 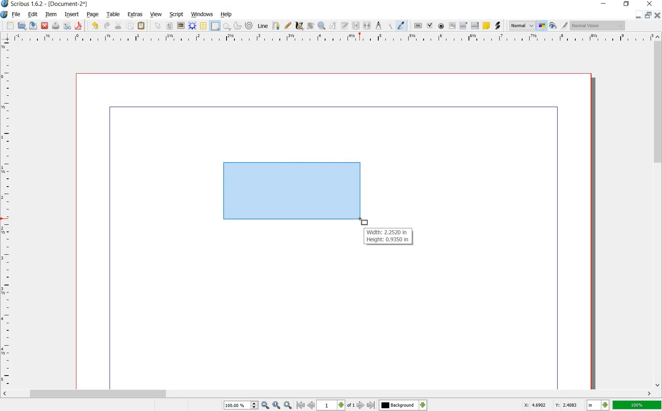 What do you see at coordinates (311, 405) in the screenshot?
I see `go to previous page` at bounding box center [311, 405].